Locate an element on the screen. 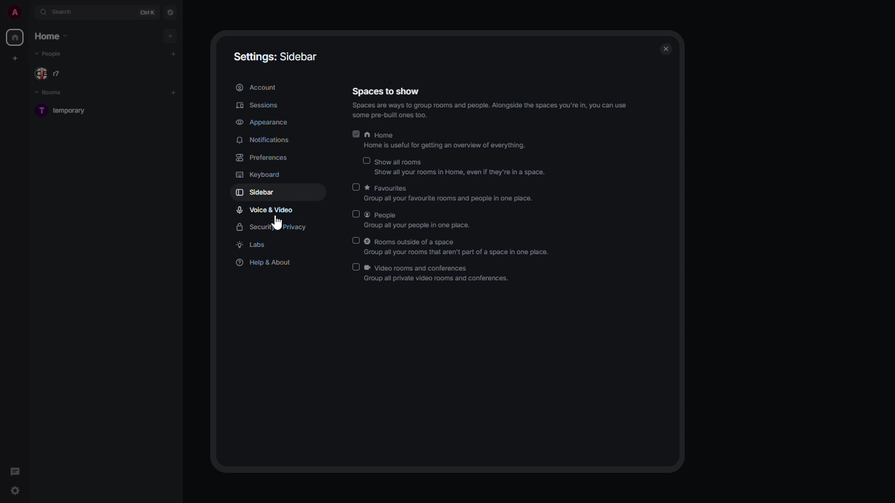 The height and width of the screenshot is (503, 895). people is located at coordinates (51, 74).